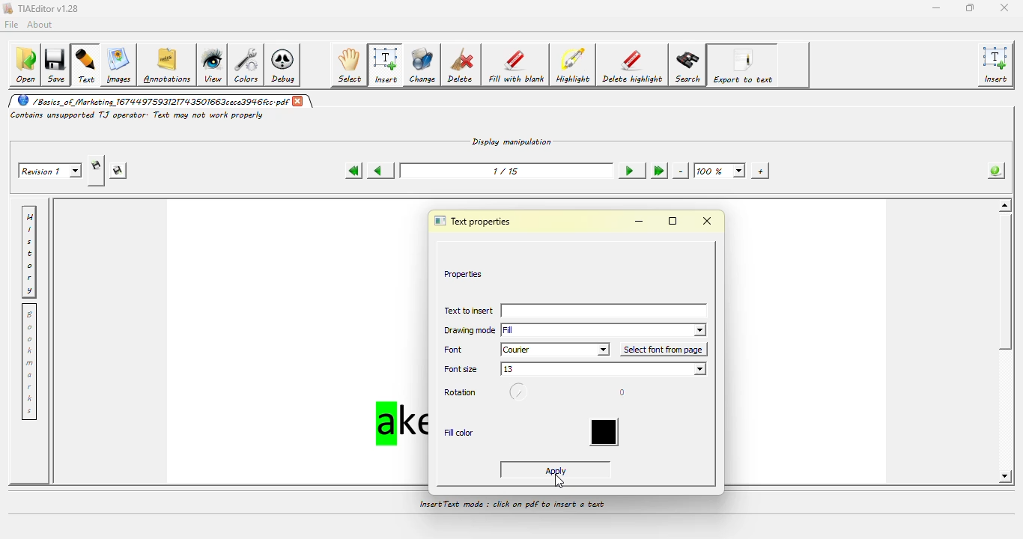 The width and height of the screenshot is (1023, 539). Describe the element at coordinates (249, 66) in the screenshot. I see `colors` at that location.